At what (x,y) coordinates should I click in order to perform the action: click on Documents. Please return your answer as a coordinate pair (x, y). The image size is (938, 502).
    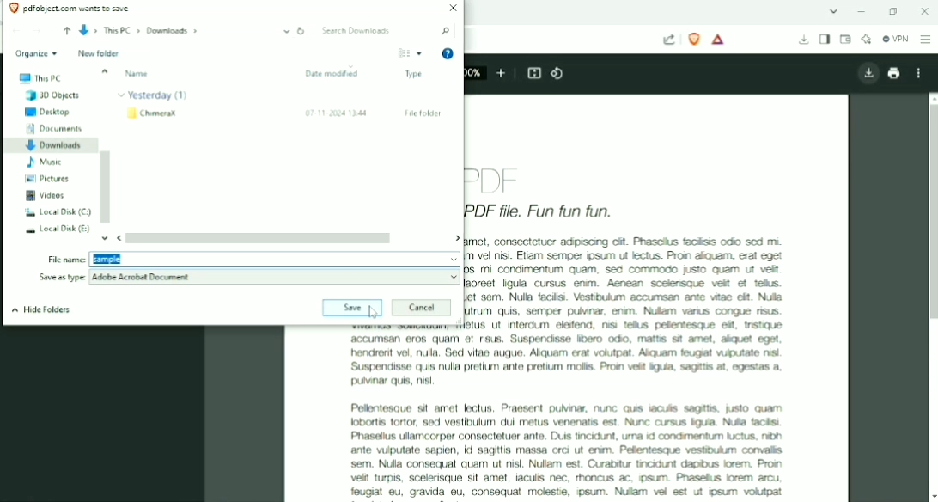
    Looking at the image, I should click on (56, 129).